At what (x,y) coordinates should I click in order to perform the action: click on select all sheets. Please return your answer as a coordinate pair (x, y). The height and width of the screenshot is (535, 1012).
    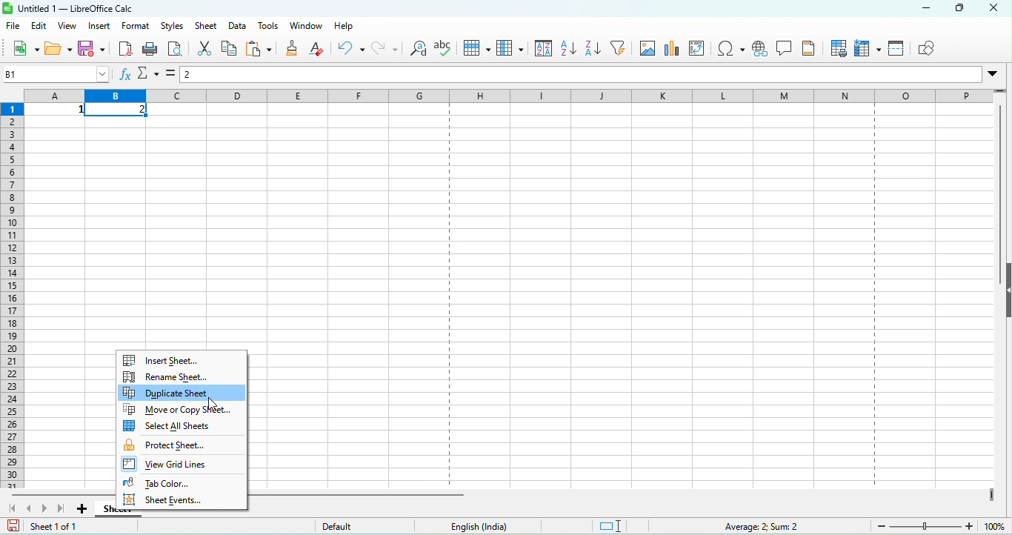
    Looking at the image, I should click on (182, 427).